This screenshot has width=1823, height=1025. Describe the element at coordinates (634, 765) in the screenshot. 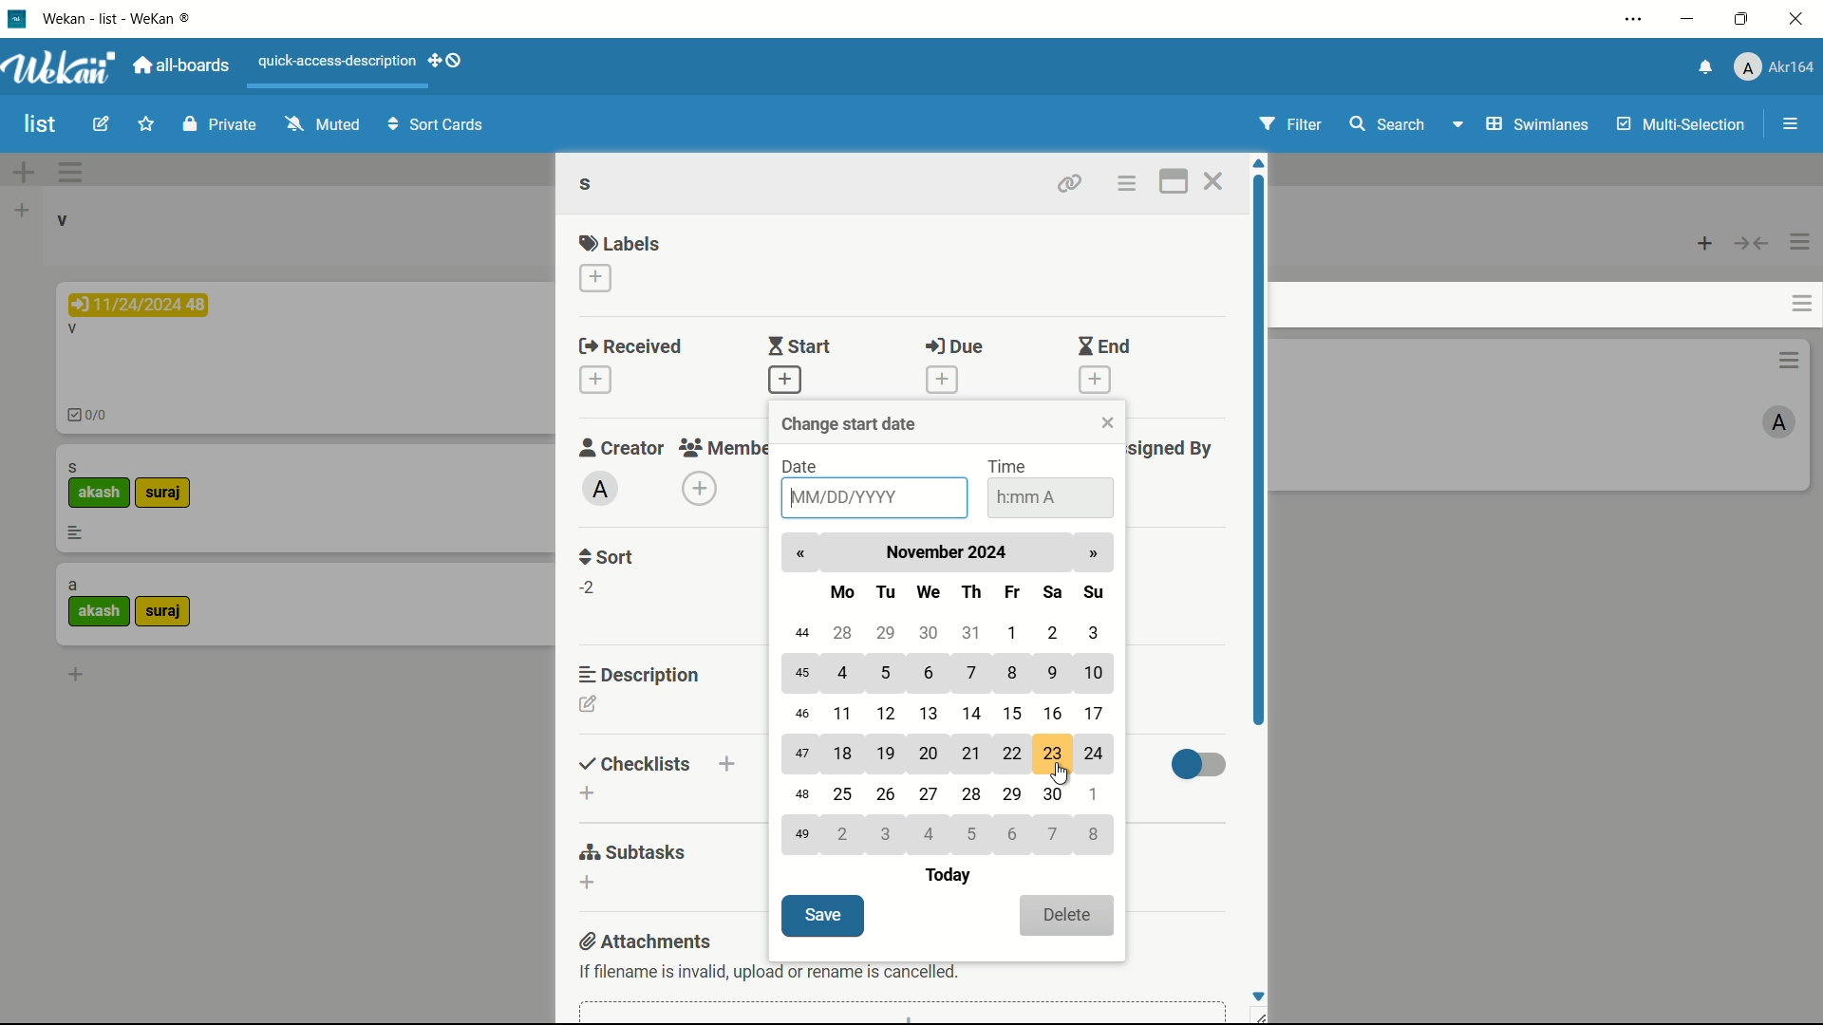

I see `checklists` at that location.